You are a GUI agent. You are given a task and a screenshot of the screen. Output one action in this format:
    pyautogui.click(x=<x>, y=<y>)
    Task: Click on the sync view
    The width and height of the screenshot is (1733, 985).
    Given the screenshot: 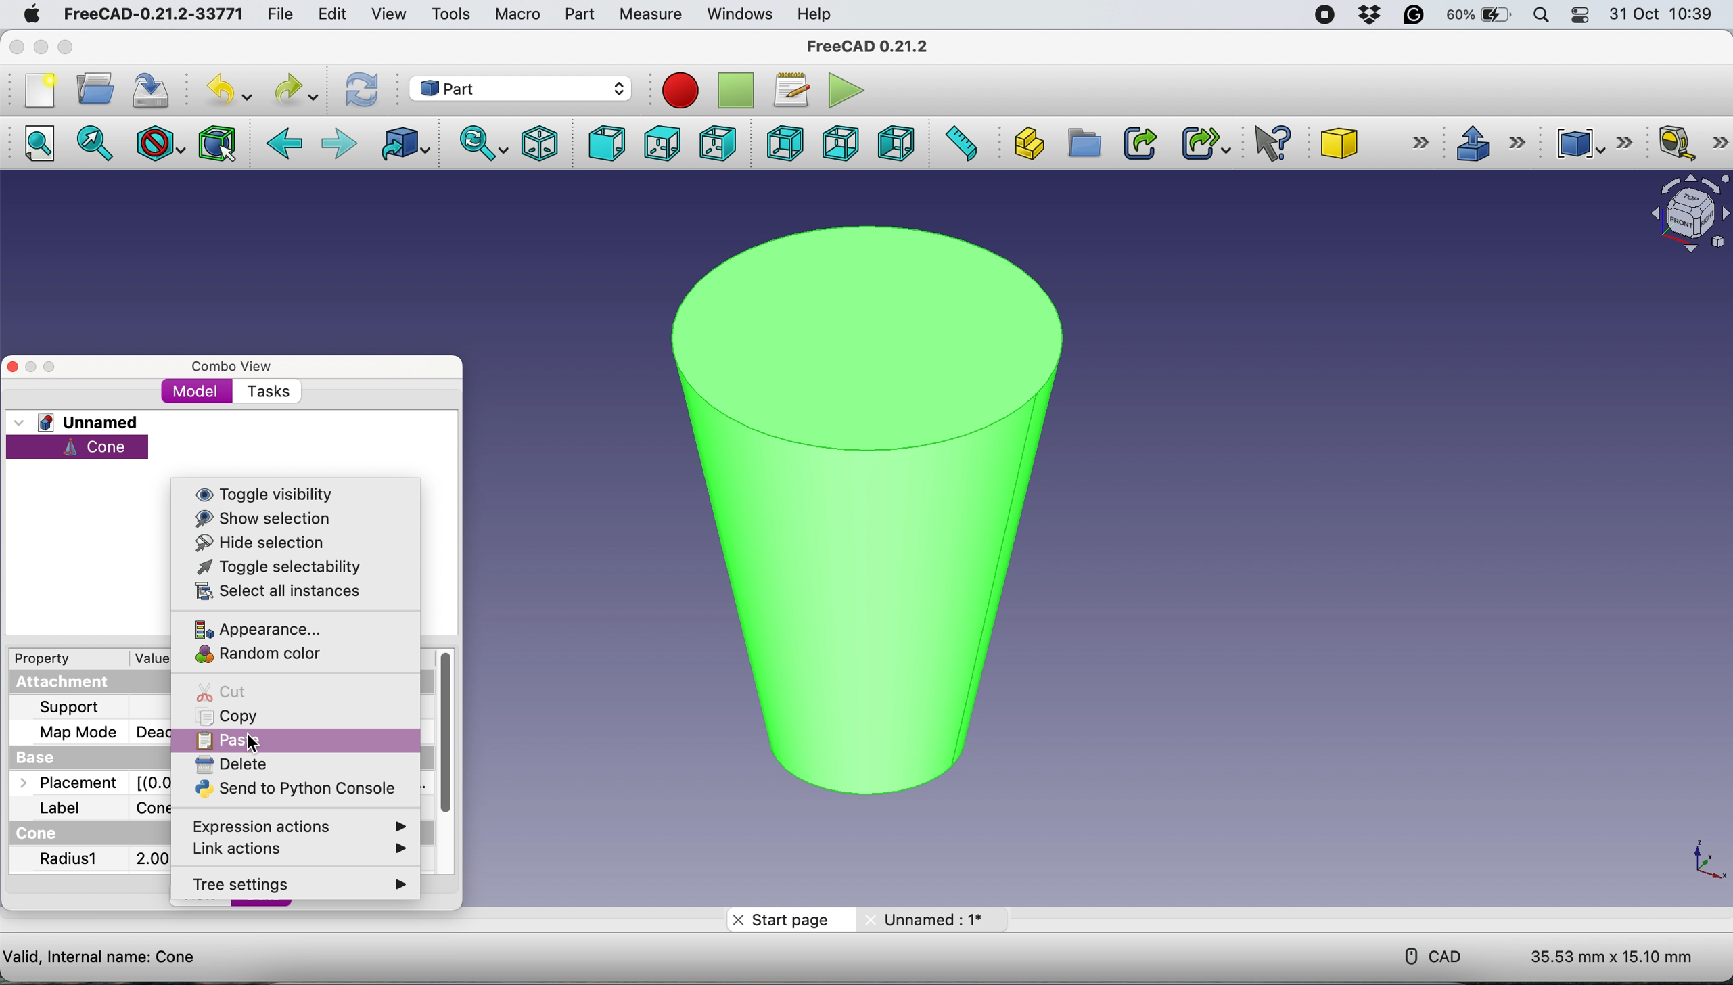 What is the action you would take?
    pyautogui.click(x=480, y=143)
    